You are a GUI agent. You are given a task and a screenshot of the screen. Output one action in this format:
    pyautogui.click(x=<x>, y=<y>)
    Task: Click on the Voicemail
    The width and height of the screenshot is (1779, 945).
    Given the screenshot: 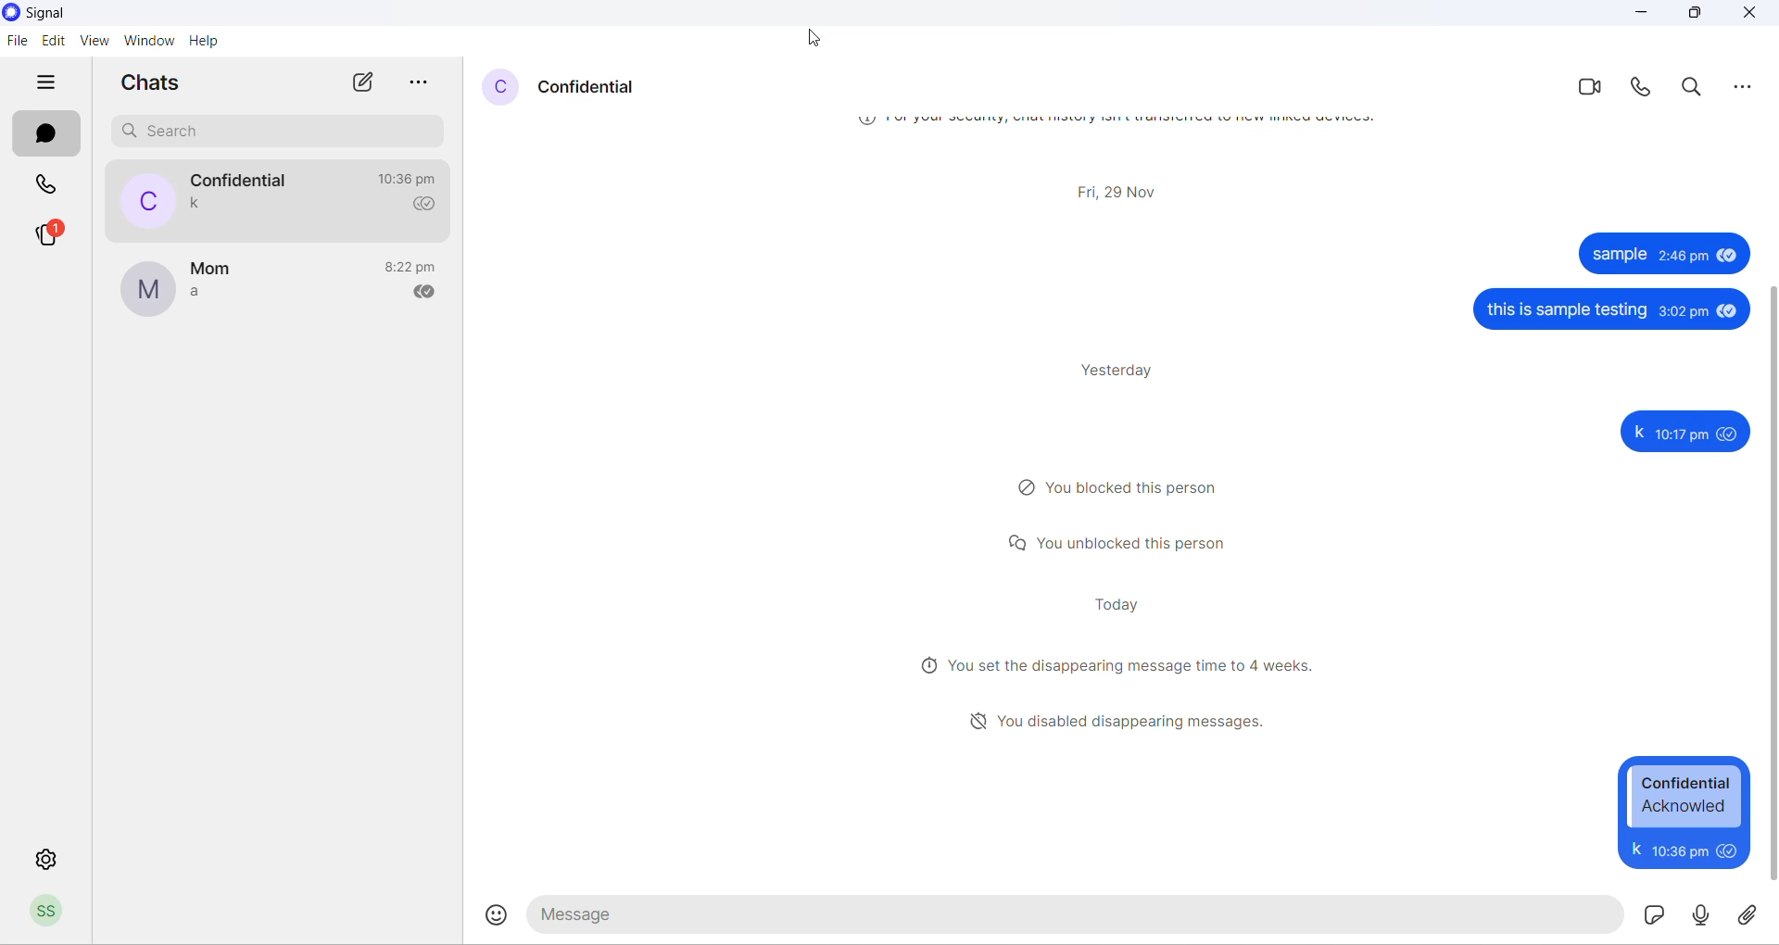 What is the action you would take?
    pyautogui.click(x=1702, y=913)
    